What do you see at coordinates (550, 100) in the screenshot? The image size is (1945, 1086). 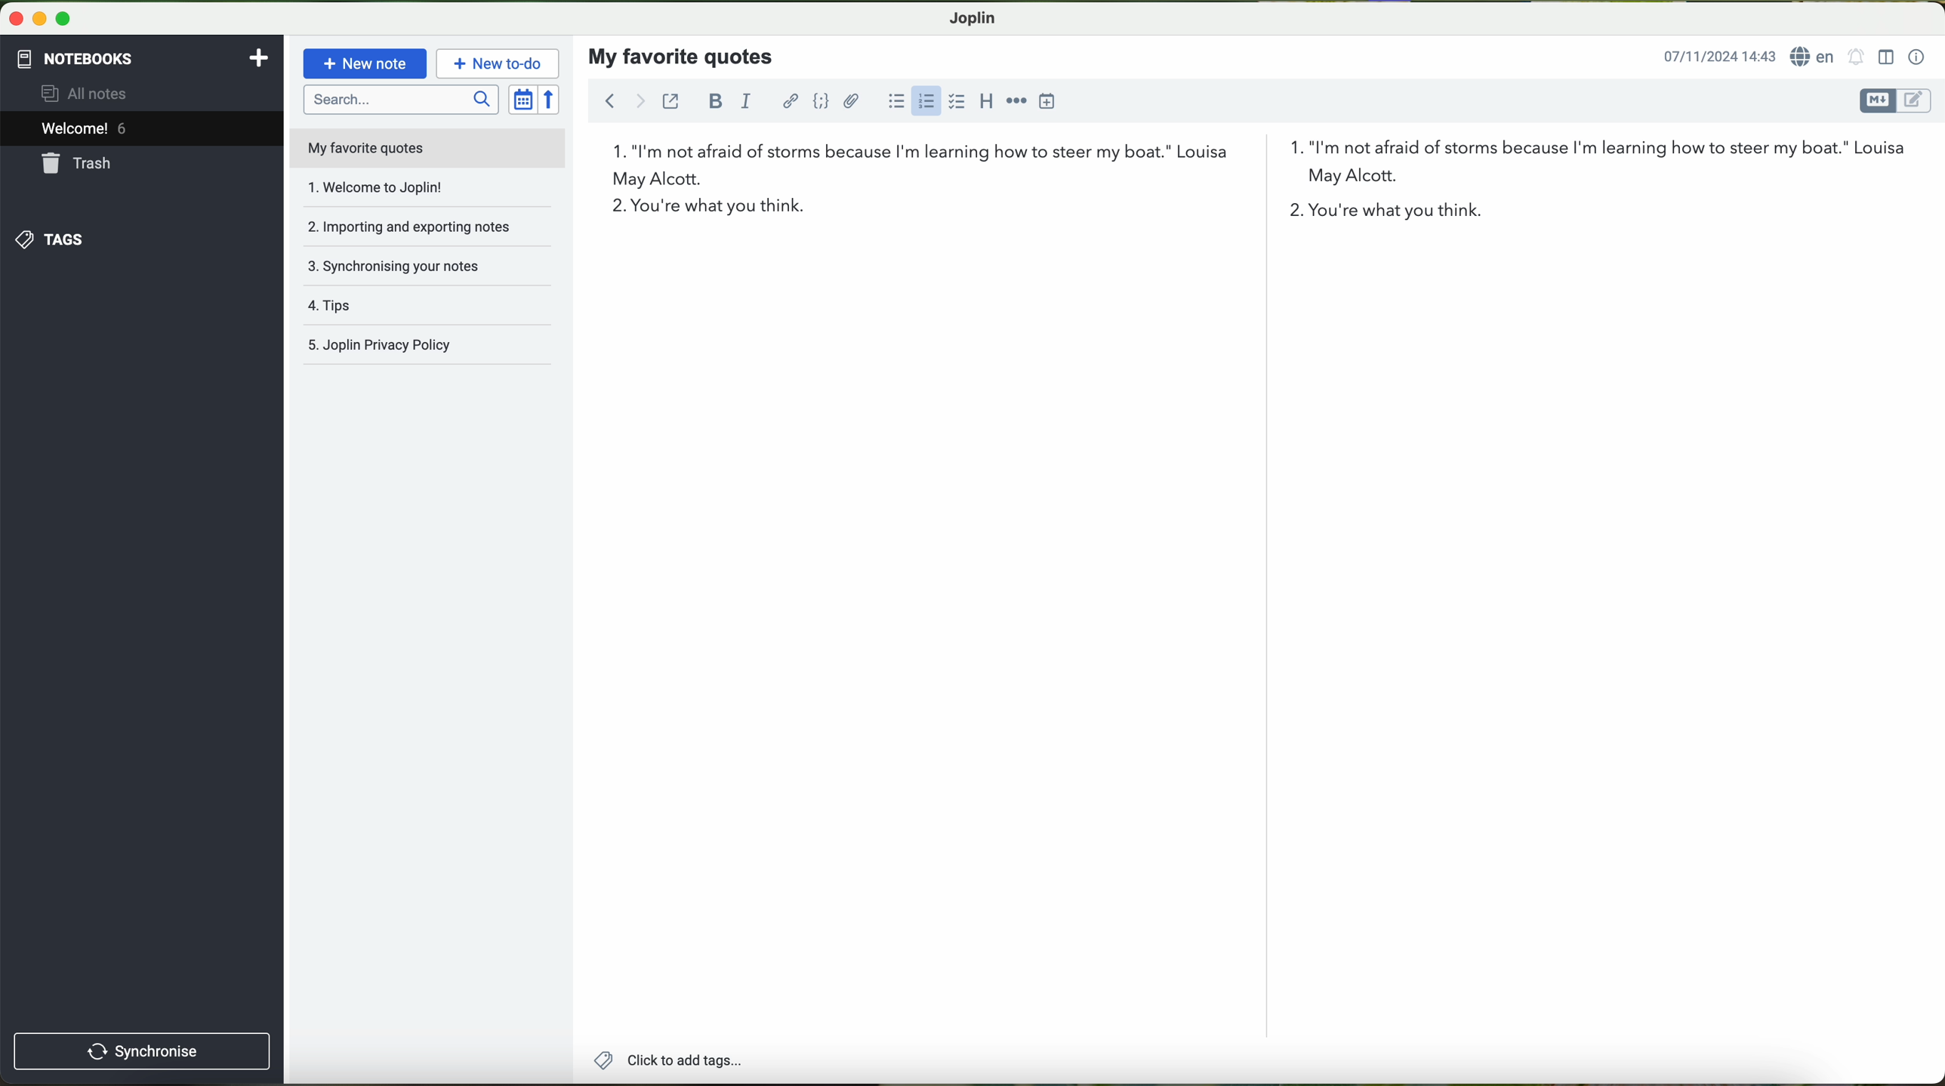 I see `reverse sort order` at bounding box center [550, 100].